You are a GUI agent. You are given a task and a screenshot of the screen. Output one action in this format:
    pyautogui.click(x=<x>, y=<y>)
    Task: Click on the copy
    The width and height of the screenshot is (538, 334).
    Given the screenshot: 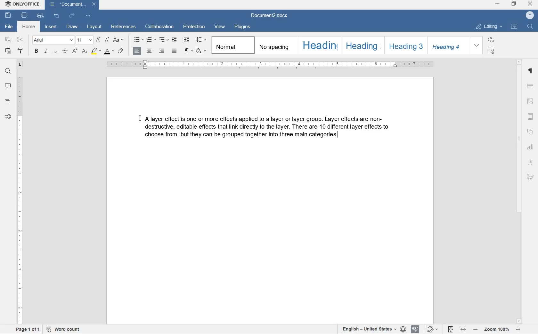 What is the action you would take?
    pyautogui.click(x=8, y=39)
    